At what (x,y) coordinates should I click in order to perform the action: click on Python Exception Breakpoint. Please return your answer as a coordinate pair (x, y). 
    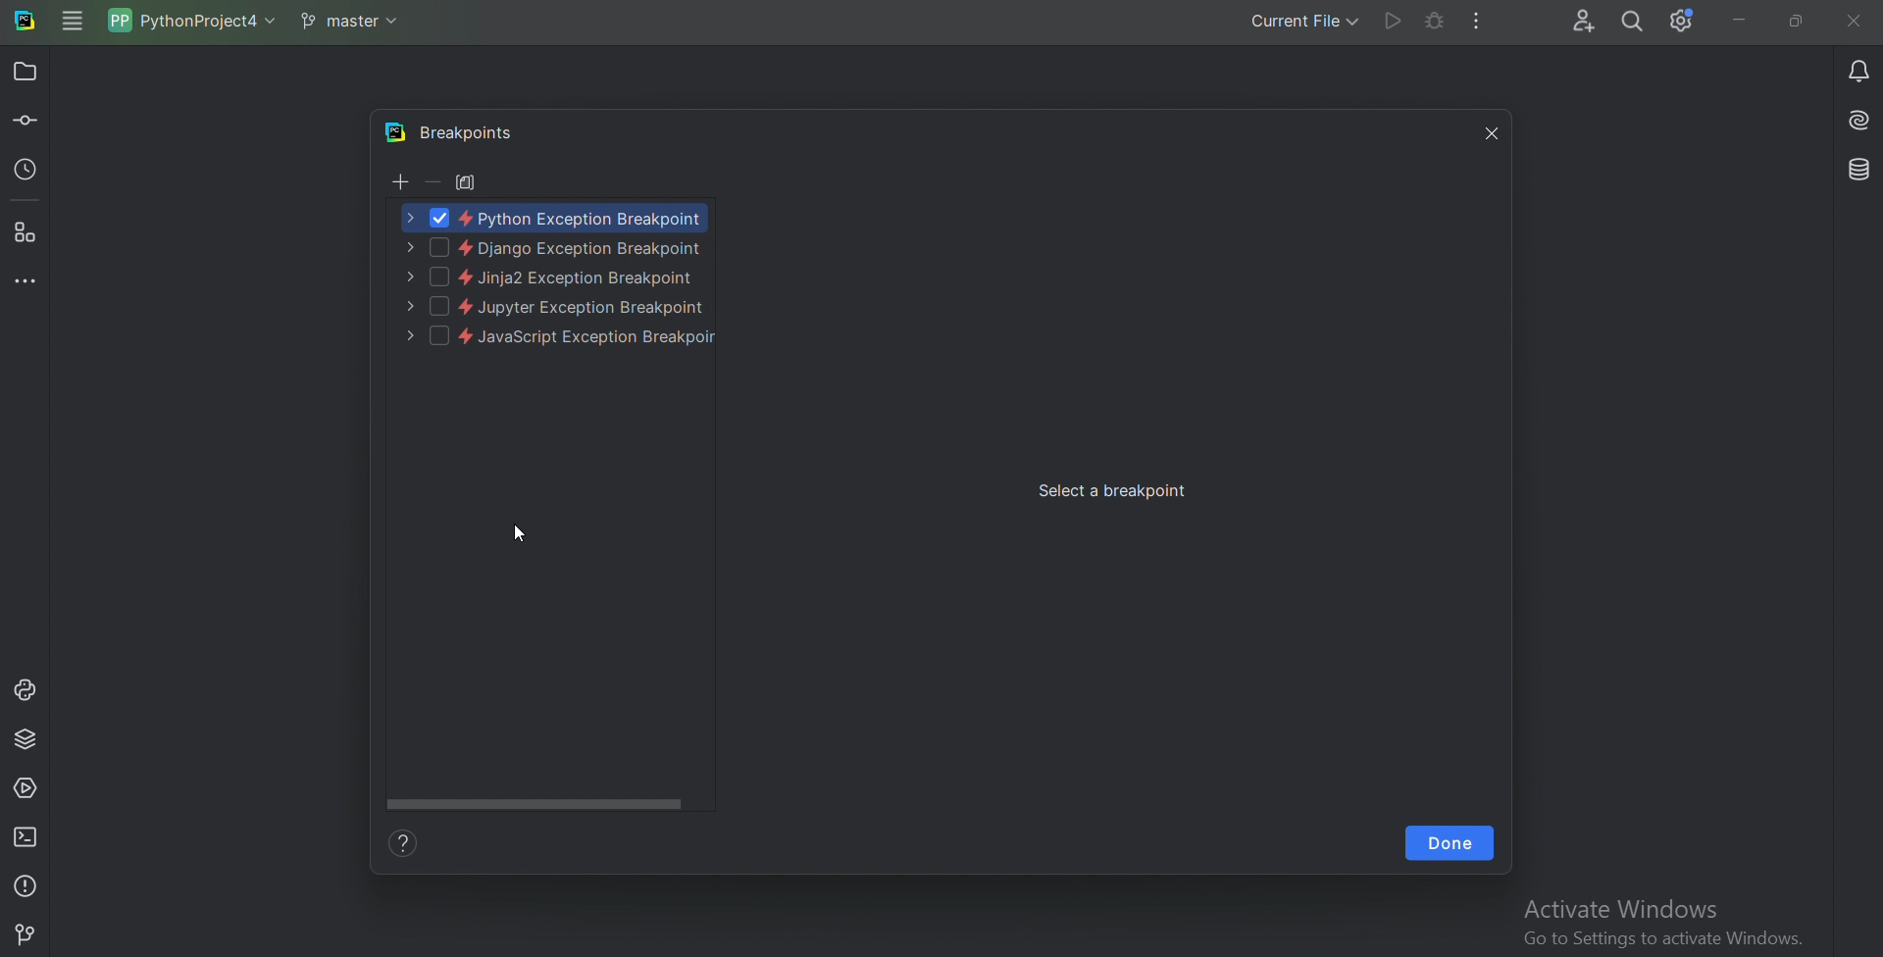
    Looking at the image, I should click on (555, 217).